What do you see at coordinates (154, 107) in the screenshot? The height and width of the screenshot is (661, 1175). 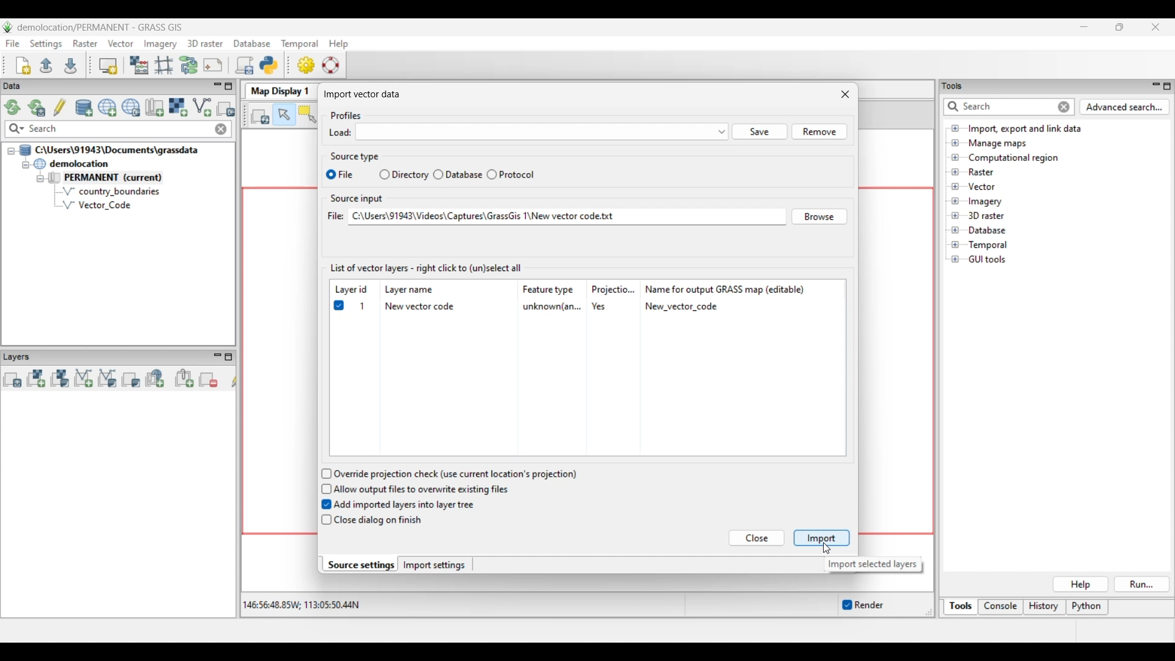 I see `Create new map set in current project` at bounding box center [154, 107].